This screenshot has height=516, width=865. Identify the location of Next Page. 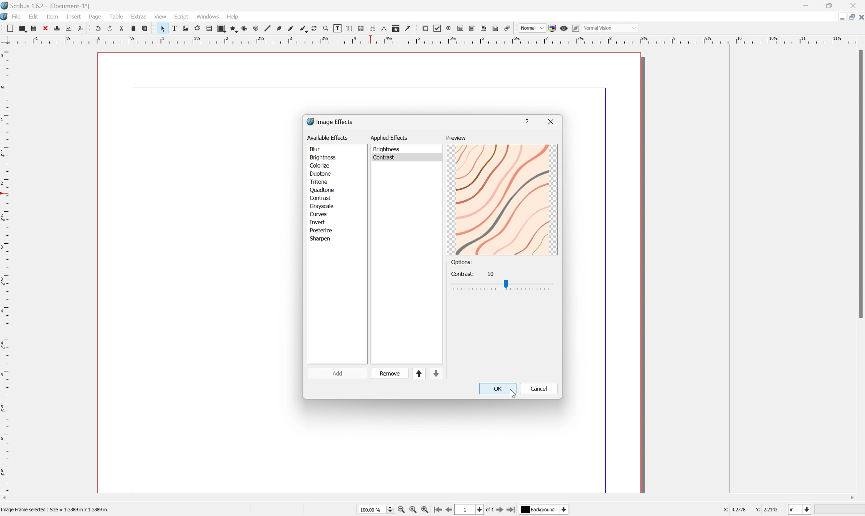
(502, 510).